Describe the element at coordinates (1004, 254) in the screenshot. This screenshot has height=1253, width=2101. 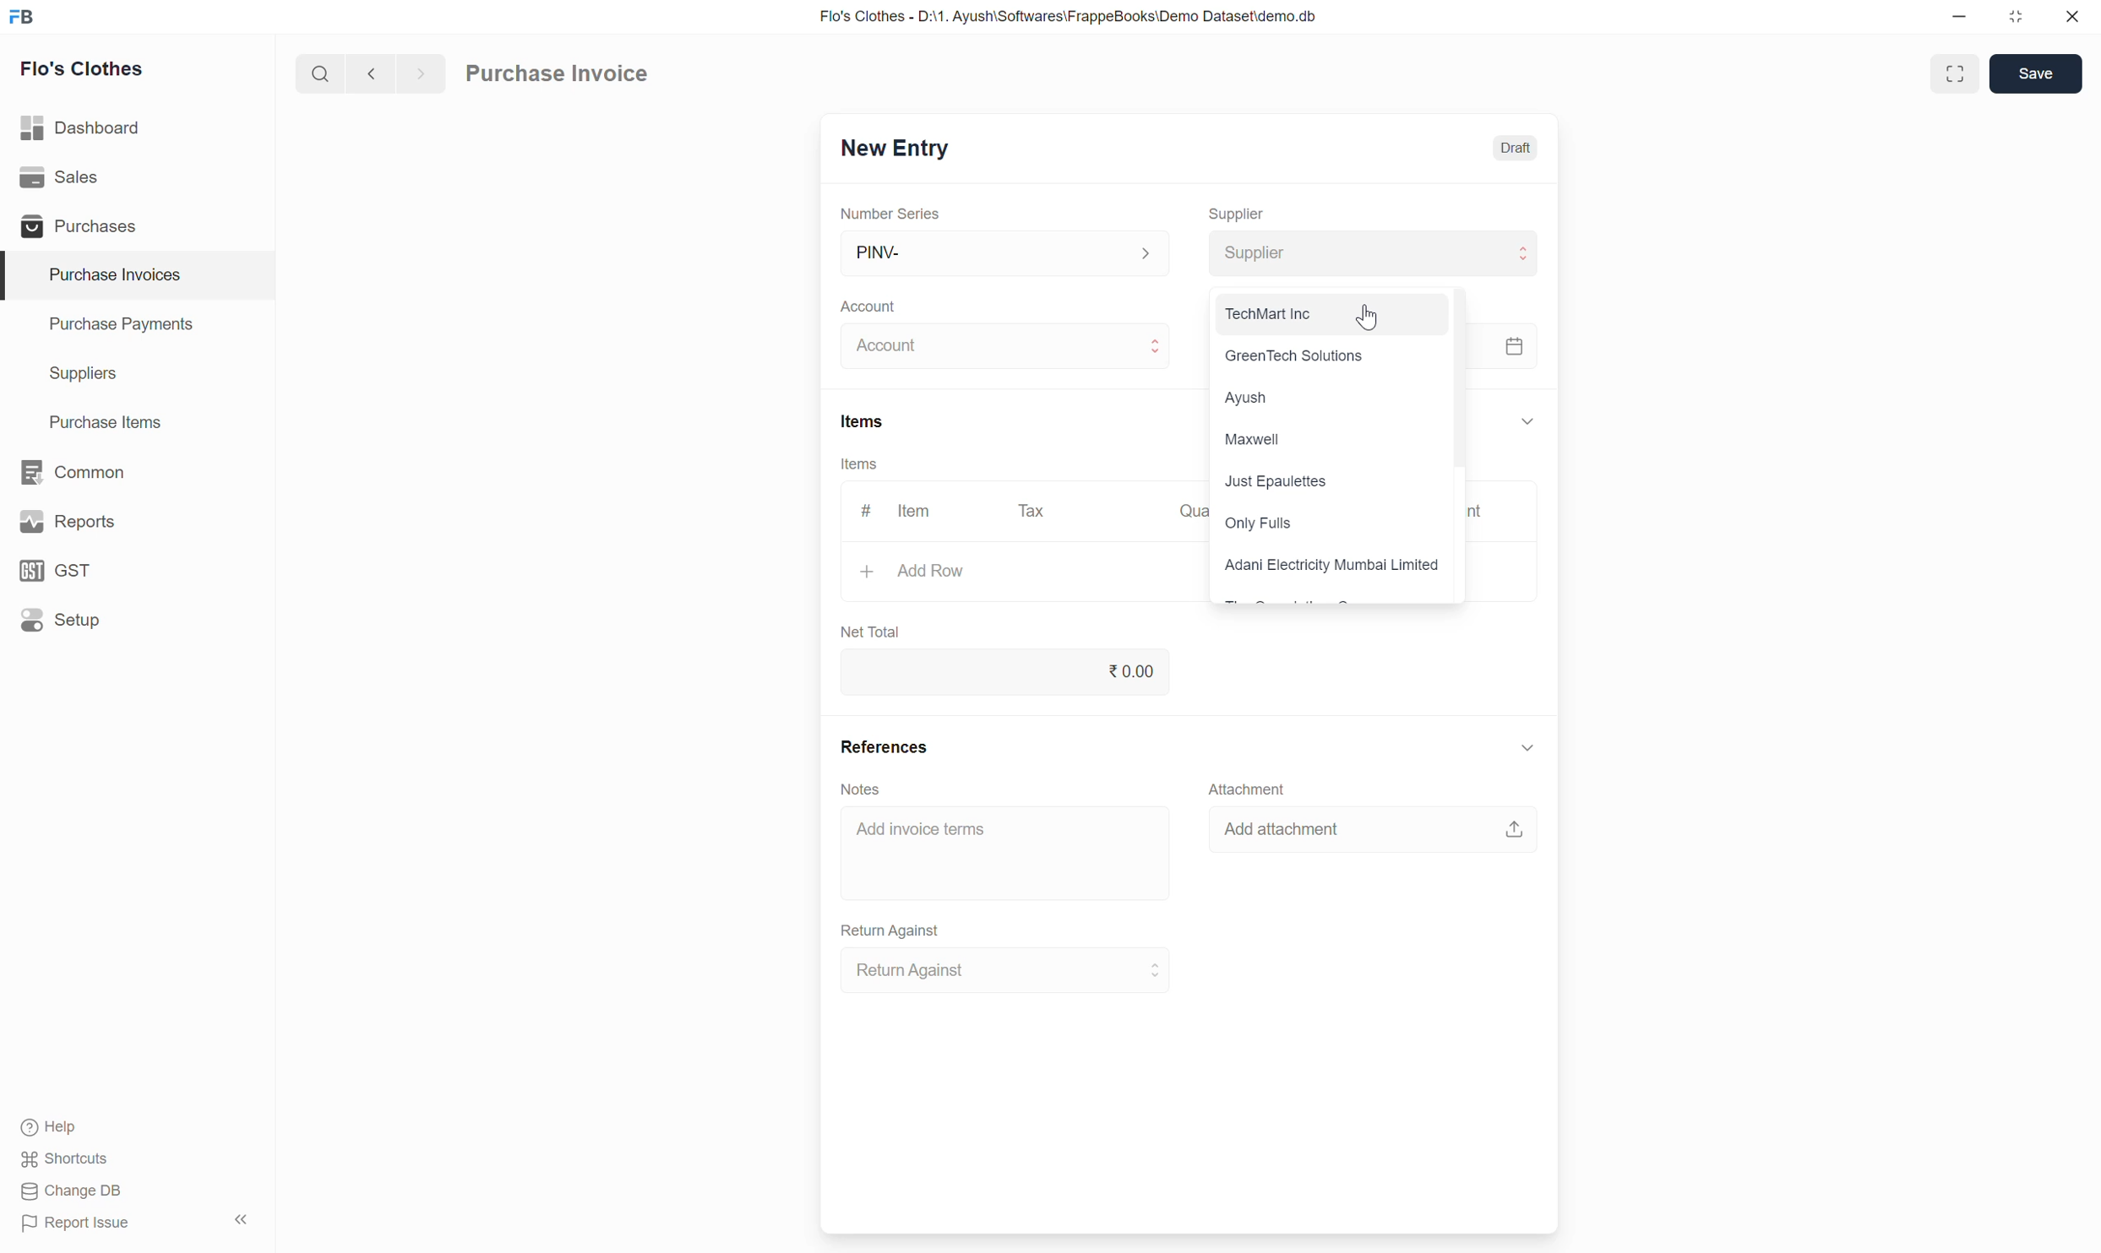
I see `PINV-` at that location.